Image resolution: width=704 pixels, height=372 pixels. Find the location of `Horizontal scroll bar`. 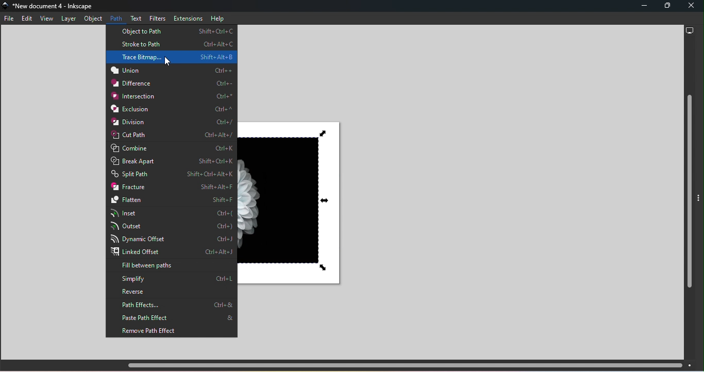

Horizontal scroll bar is located at coordinates (347, 365).